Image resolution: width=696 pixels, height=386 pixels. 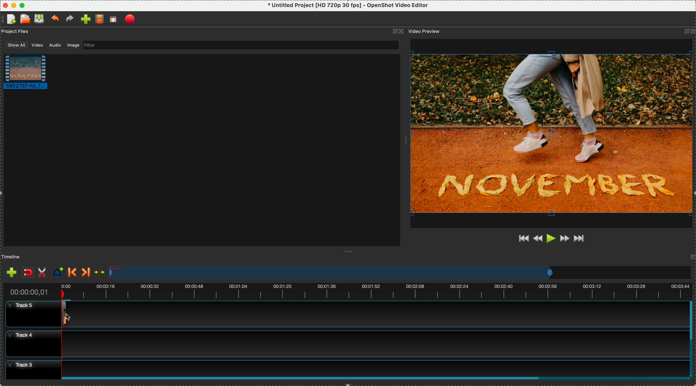 What do you see at coordinates (397, 32) in the screenshot?
I see `icons` at bounding box center [397, 32].